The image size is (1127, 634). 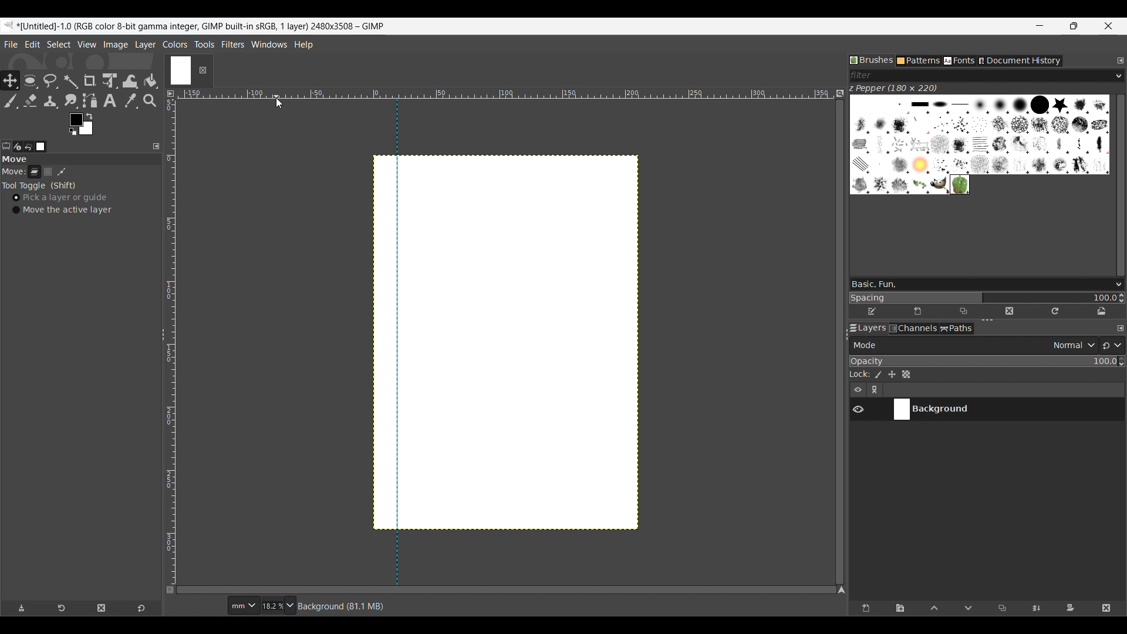 What do you see at coordinates (90, 80) in the screenshot?
I see `Crop tool` at bounding box center [90, 80].